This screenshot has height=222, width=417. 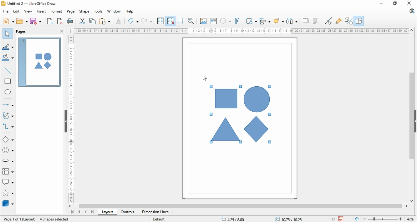 I want to click on restore, so click(x=395, y=3).